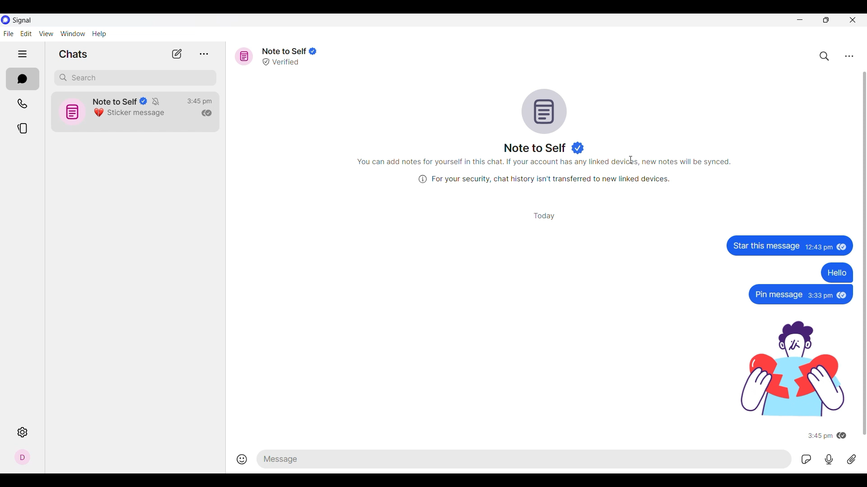 This screenshot has height=487, width=867. I want to click on Scroll bar, so click(858, 254).